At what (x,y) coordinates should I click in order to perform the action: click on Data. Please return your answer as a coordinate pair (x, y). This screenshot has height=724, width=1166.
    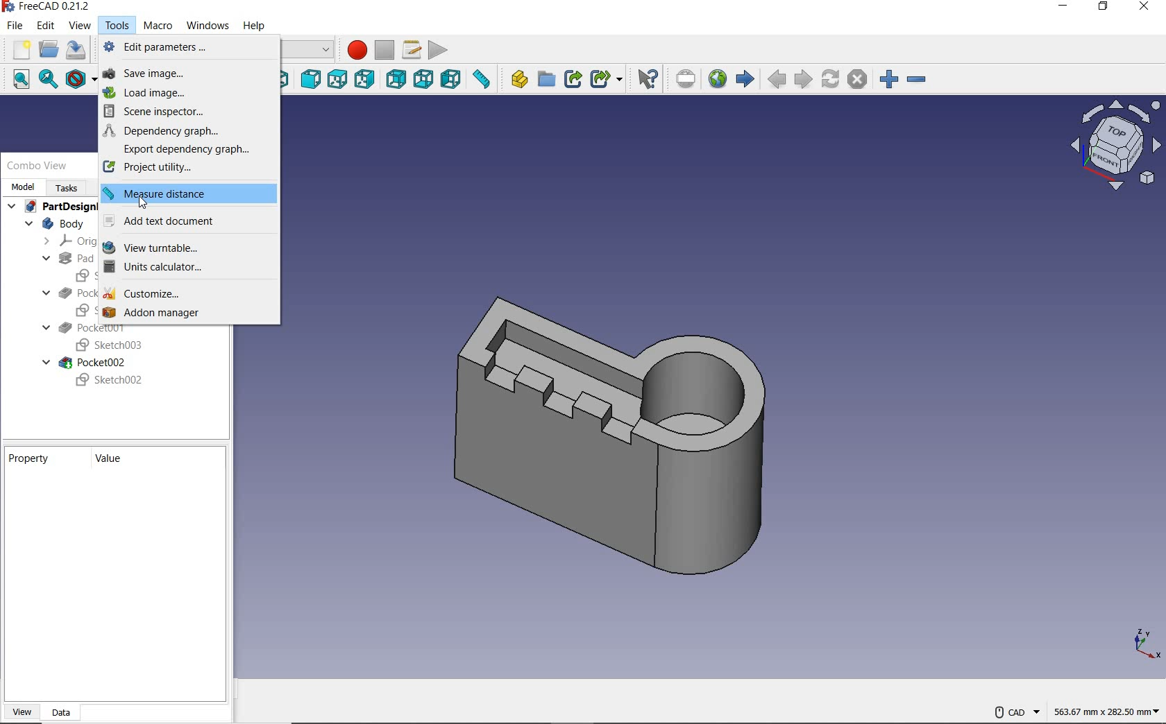
    Looking at the image, I should click on (65, 712).